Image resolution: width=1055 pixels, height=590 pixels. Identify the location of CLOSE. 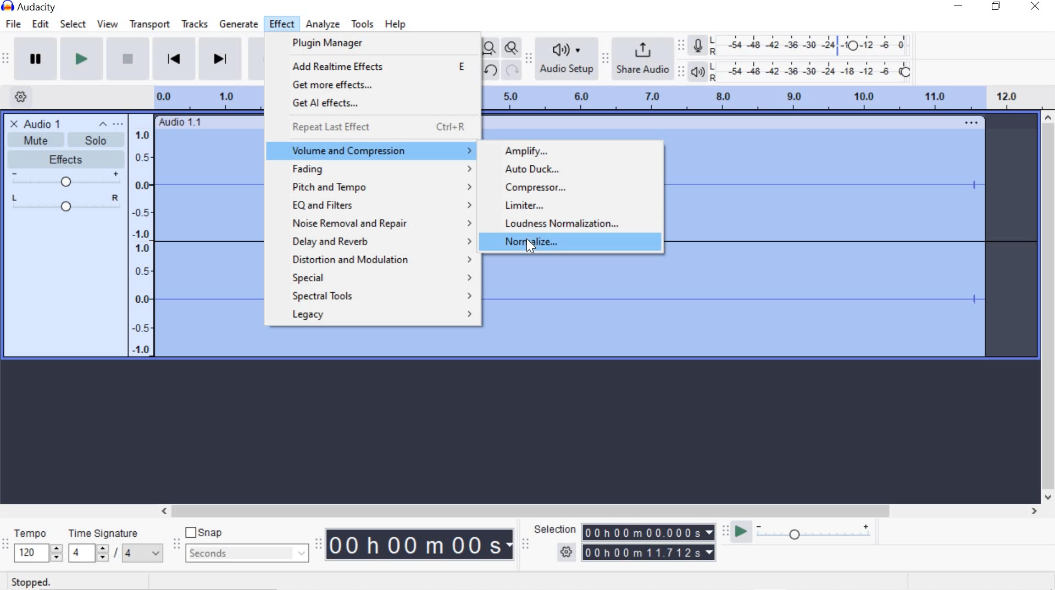
(13, 123).